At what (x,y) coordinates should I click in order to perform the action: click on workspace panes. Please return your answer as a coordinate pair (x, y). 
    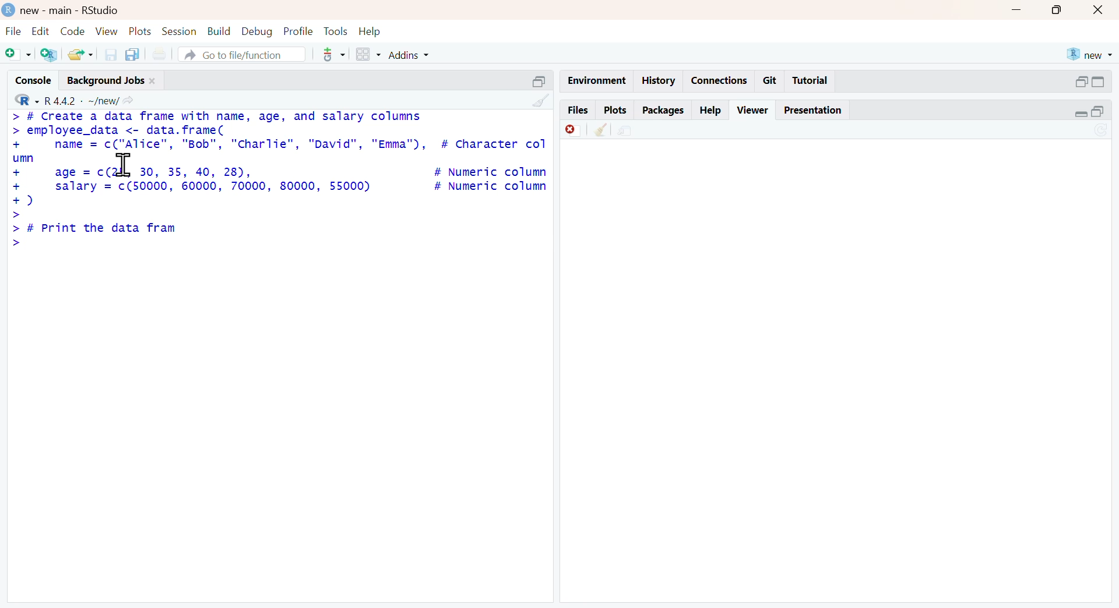
    Looking at the image, I should click on (368, 54).